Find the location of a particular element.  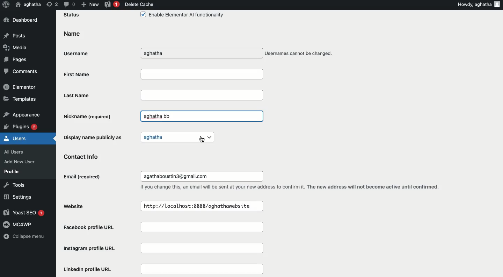

agathaboustin3@gmail.com is located at coordinates (178, 176).